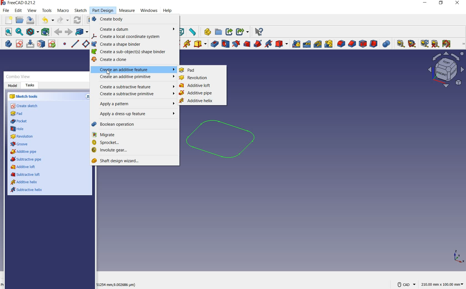 The image size is (466, 289). I want to click on help, so click(168, 10).